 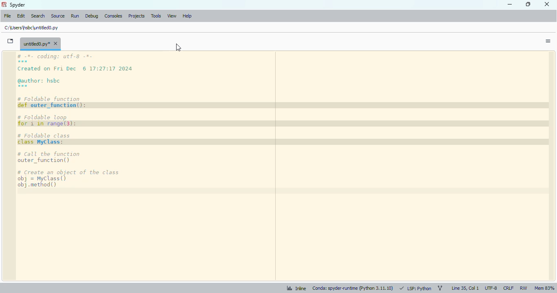 What do you see at coordinates (548, 41) in the screenshot?
I see `options` at bounding box center [548, 41].